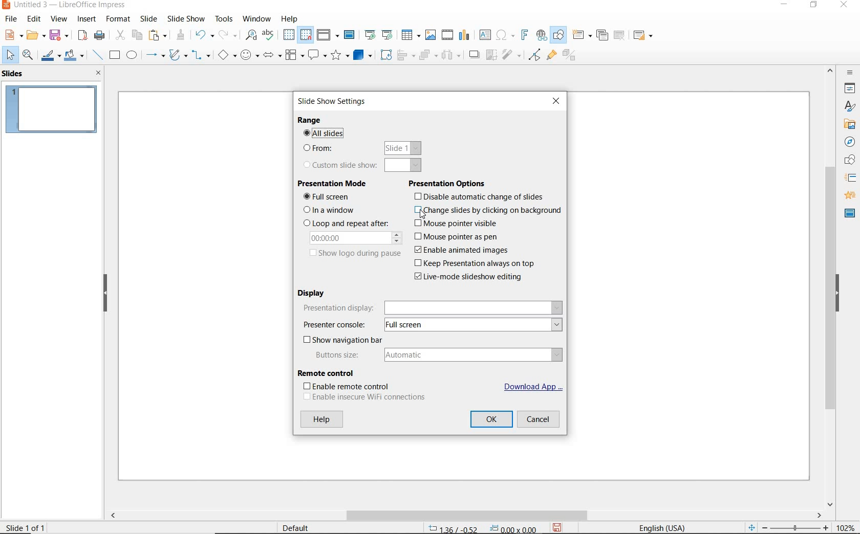  I want to click on PASTE, so click(157, 35).